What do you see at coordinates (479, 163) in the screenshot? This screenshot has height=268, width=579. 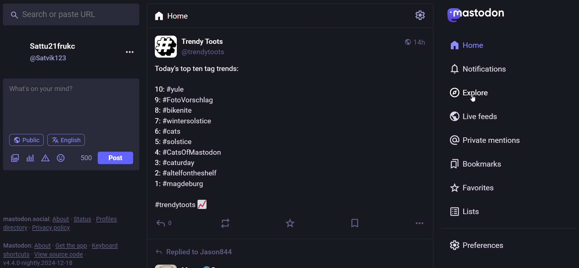 I see `bookmark` at bounding box center [479, 163].